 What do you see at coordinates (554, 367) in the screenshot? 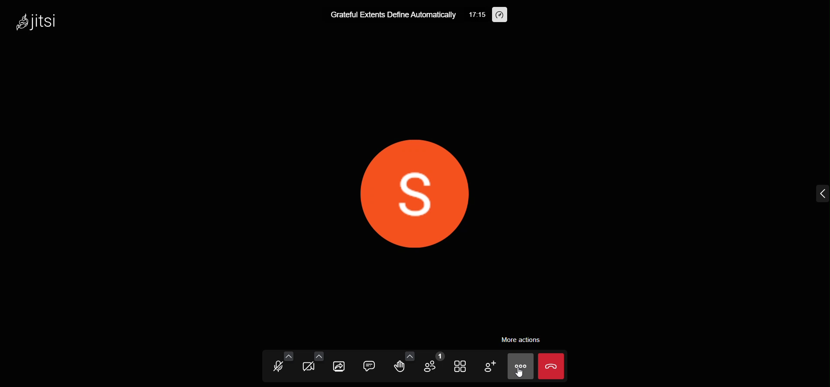
I see `leave the meeting` at bounding box center [554, 367].